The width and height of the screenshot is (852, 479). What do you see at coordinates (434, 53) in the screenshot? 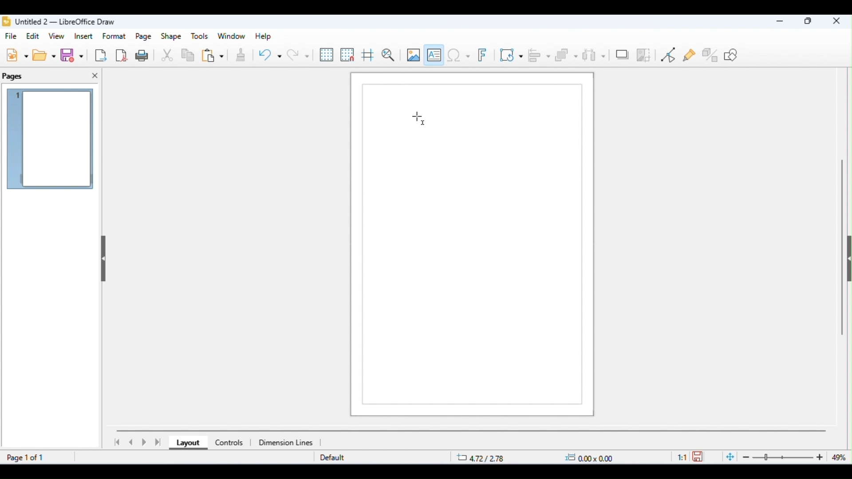
I see `insert text box` at bounding box center [434, 53].